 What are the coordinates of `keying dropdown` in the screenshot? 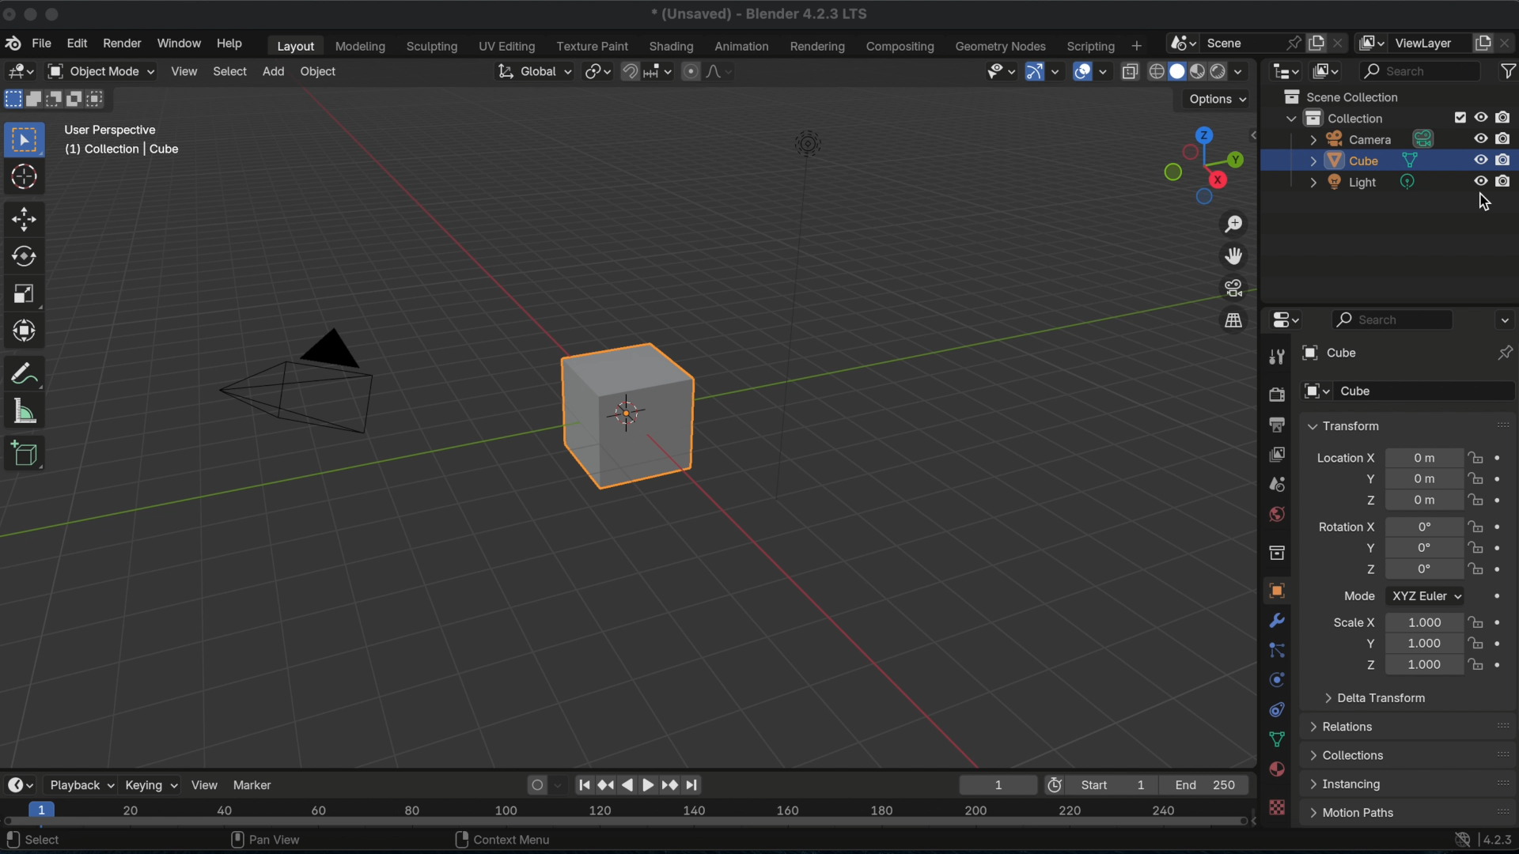 It's located at (151, 784).